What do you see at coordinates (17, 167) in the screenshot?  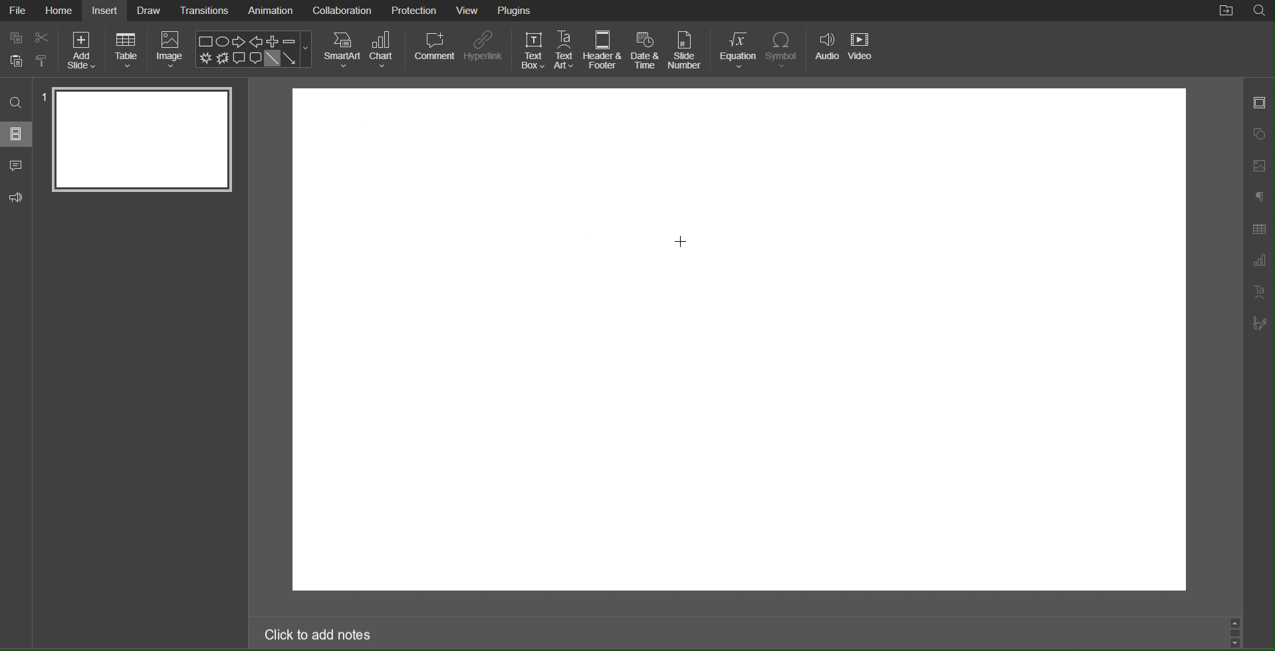 I see `Comment` at bounding box center [17, 167].